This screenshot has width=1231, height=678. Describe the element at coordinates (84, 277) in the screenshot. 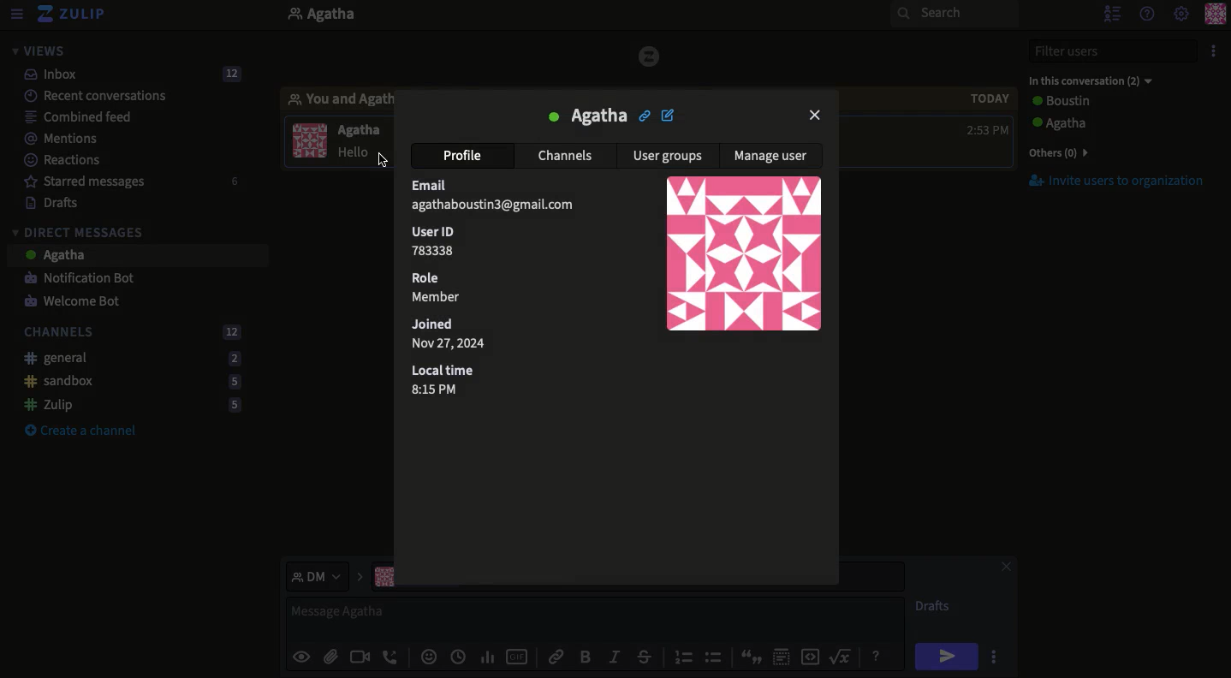

I see `Notification bot` at that location.